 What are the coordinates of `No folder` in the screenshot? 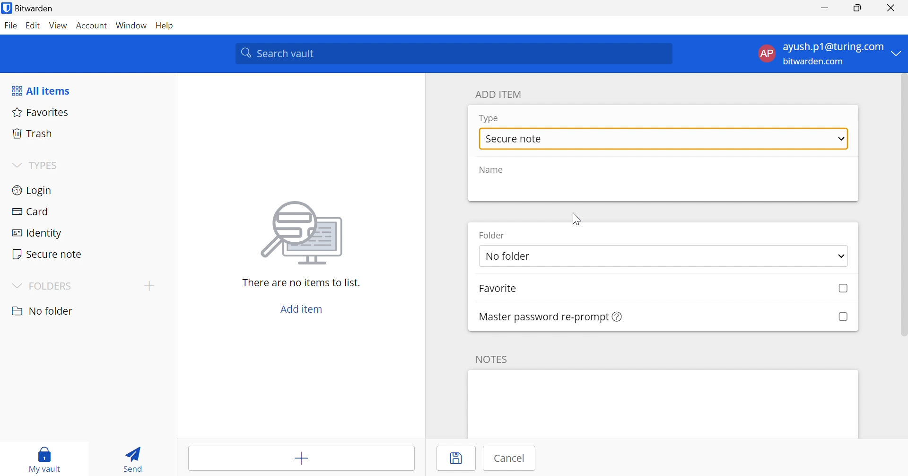 It's located at (664, 256).